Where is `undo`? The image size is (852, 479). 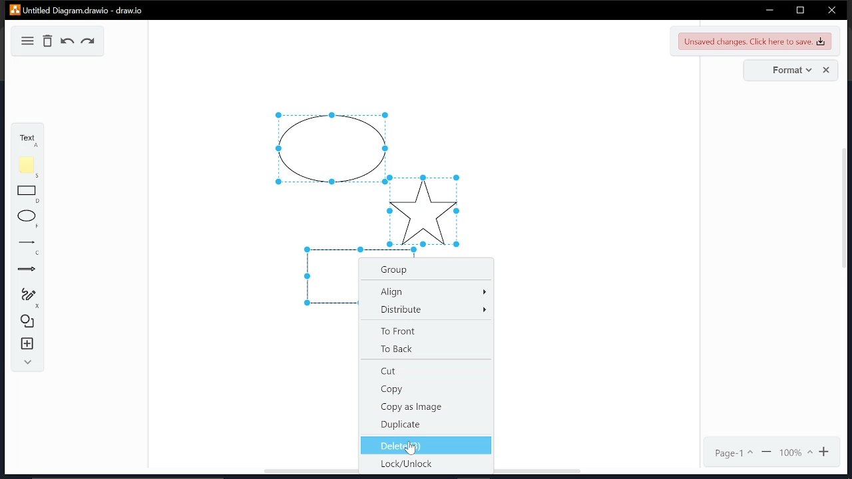
undo is located at coordinates (68, 42).